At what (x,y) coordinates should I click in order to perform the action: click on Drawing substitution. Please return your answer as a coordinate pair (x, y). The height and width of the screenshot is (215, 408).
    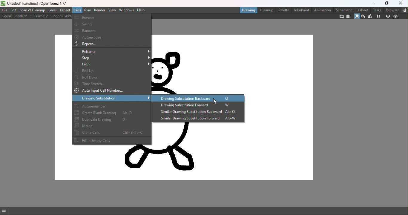
    Looking at the image, I should click on (111, 98).